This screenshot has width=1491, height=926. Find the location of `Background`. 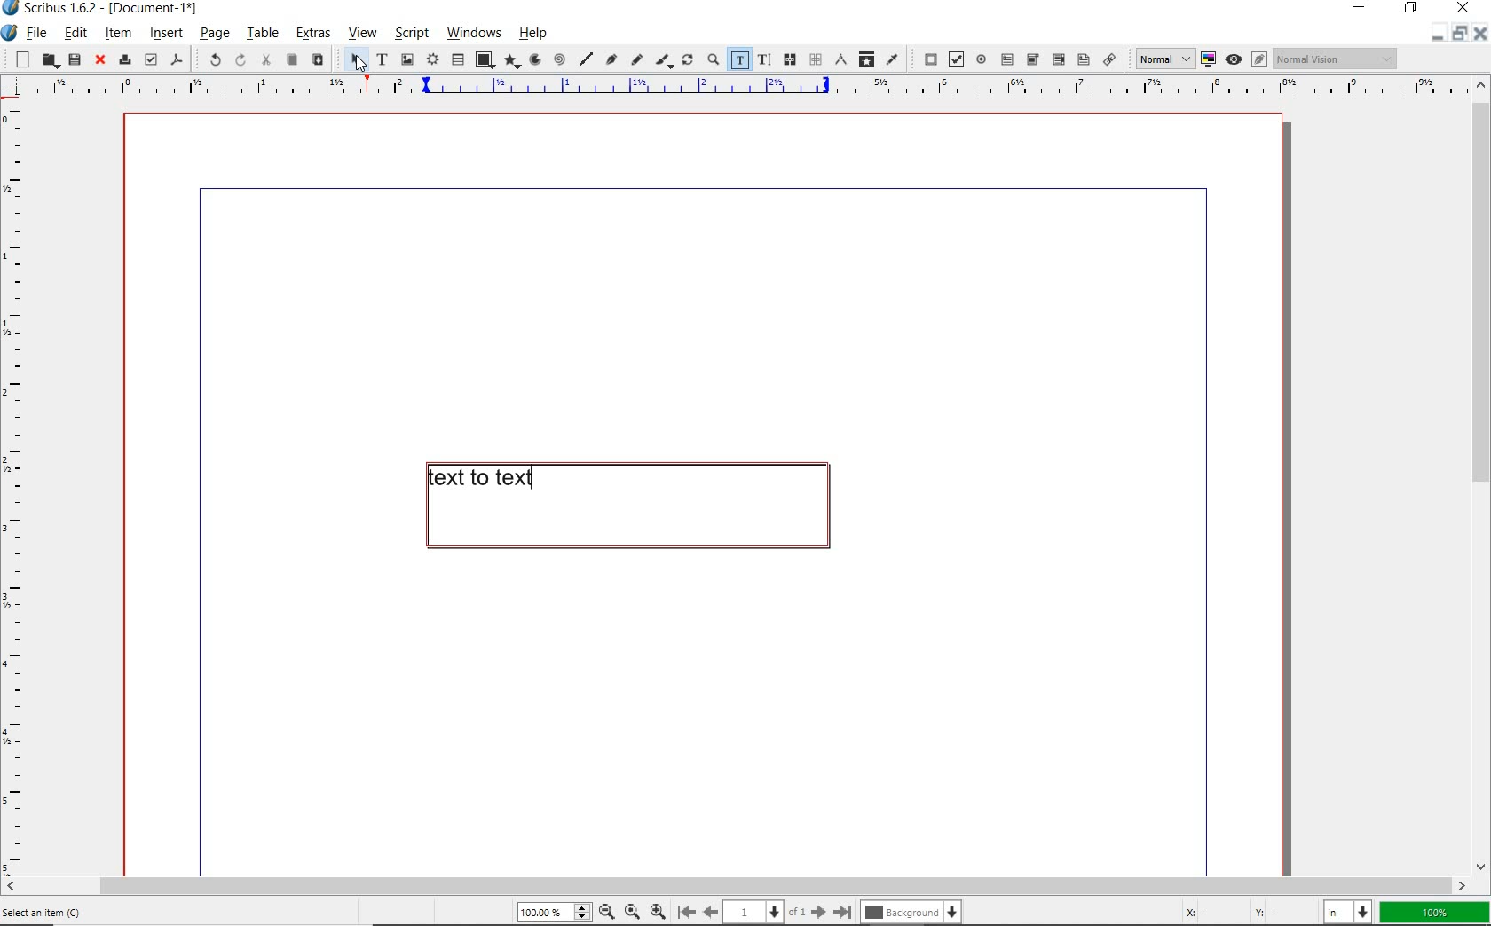

Background is located at coordinates (912, 914).